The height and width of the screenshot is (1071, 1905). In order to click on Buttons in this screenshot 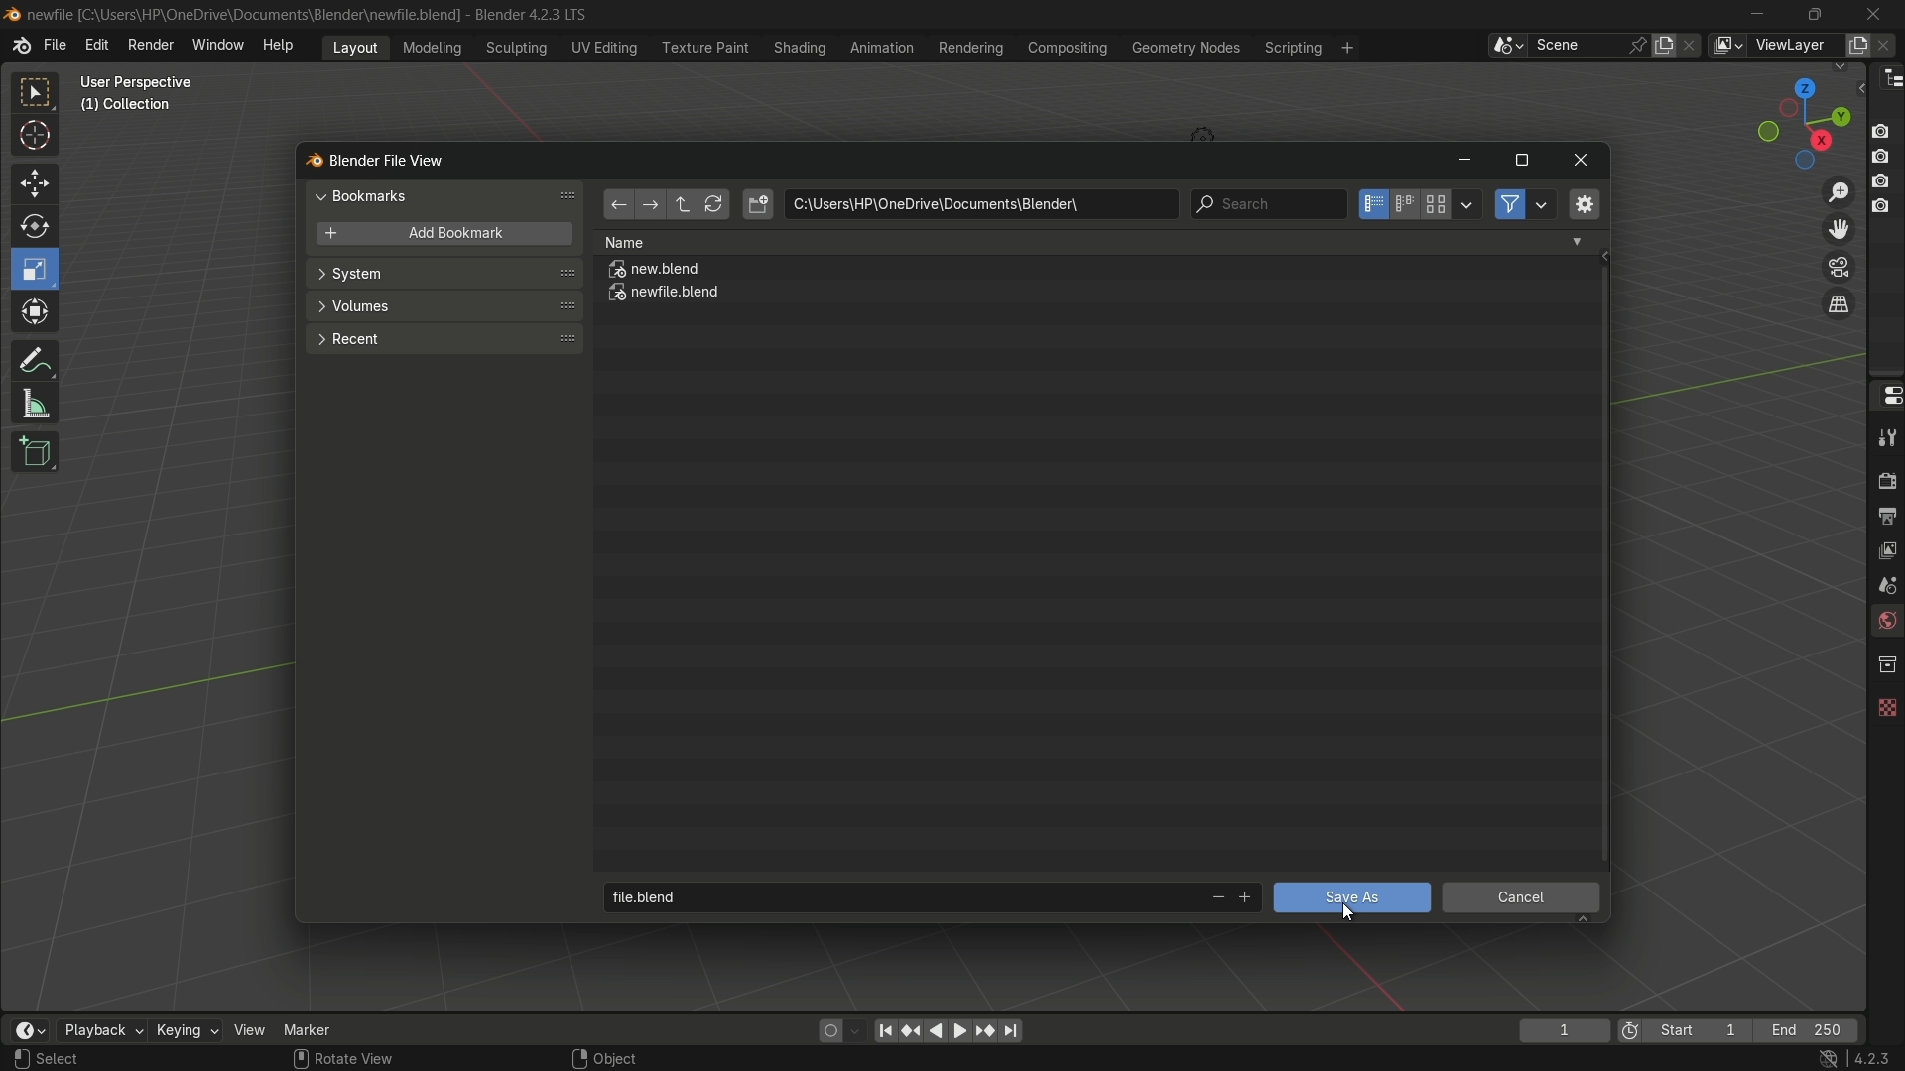, I will do `click(1888, 167)`.